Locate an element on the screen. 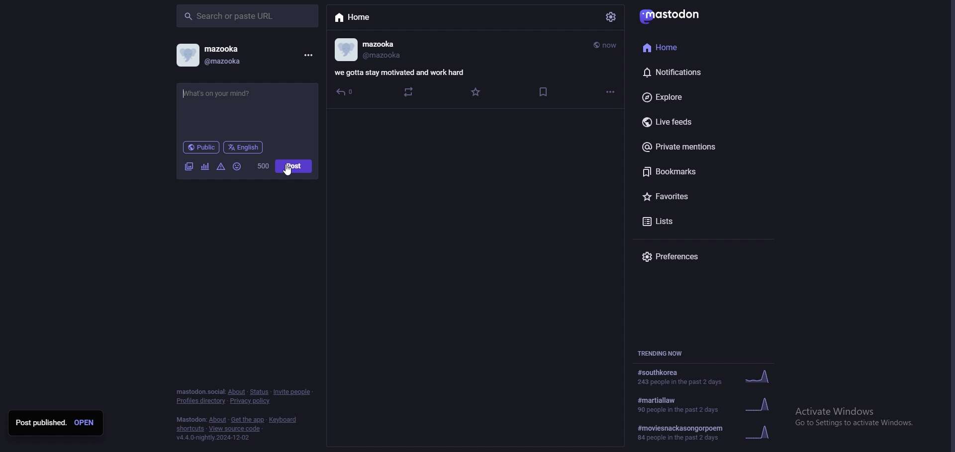 The image size is (955, 452). mazooka is located at coordinates (396, 43).